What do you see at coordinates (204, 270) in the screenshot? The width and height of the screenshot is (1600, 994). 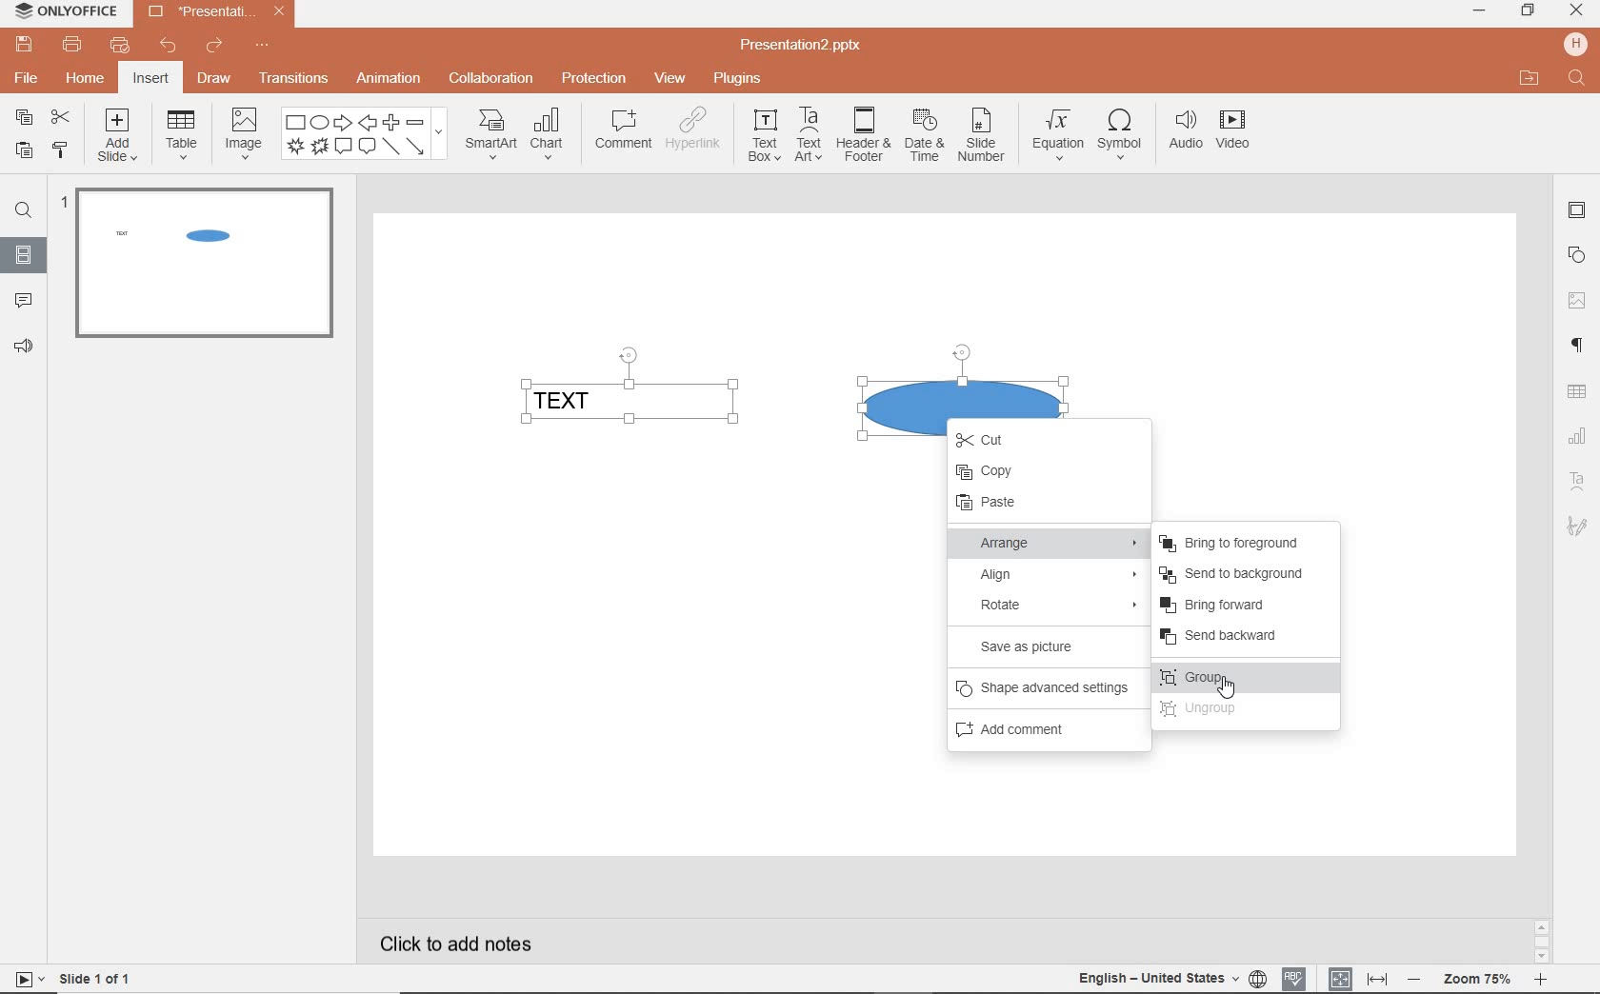 I see `SLIDE1` at bounding box center [204, 270].